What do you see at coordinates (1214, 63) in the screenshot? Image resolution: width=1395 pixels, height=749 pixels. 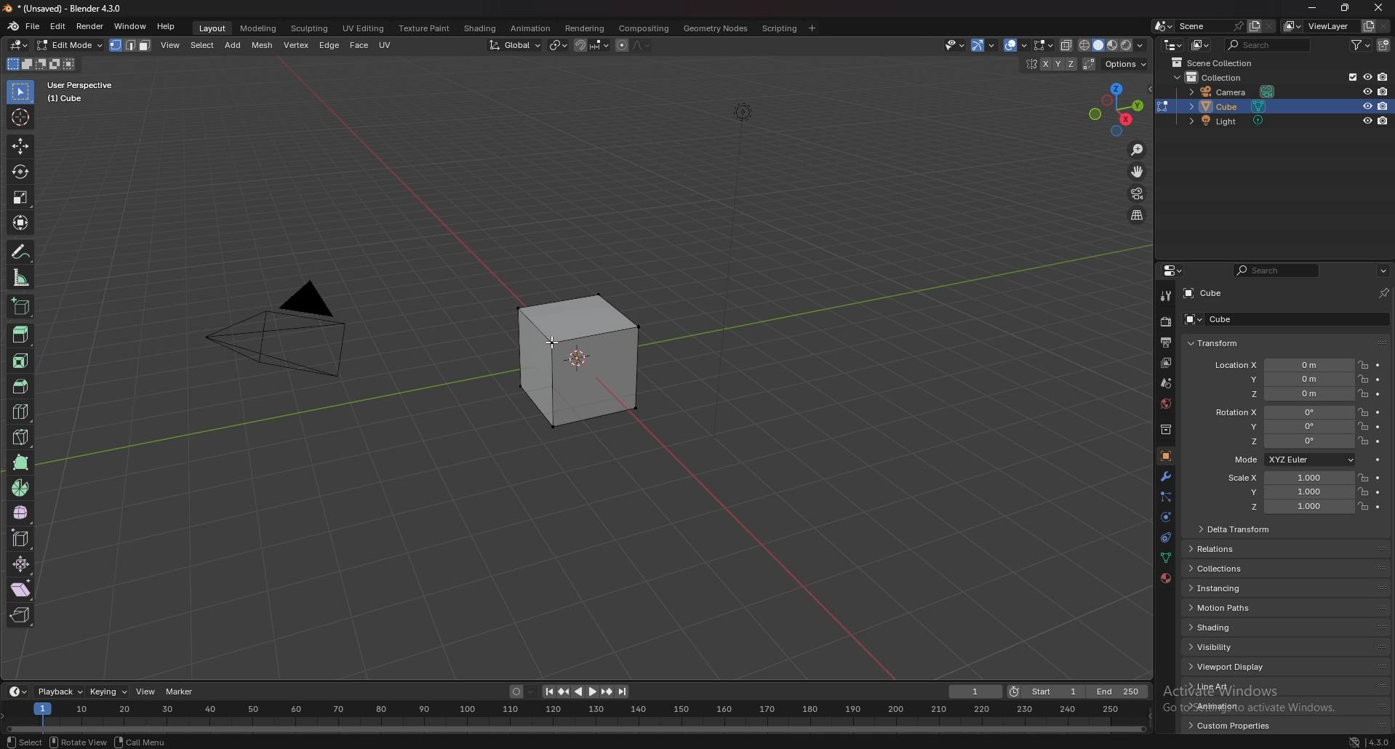 I see `scene collection` at bounding box center [1214, 63].